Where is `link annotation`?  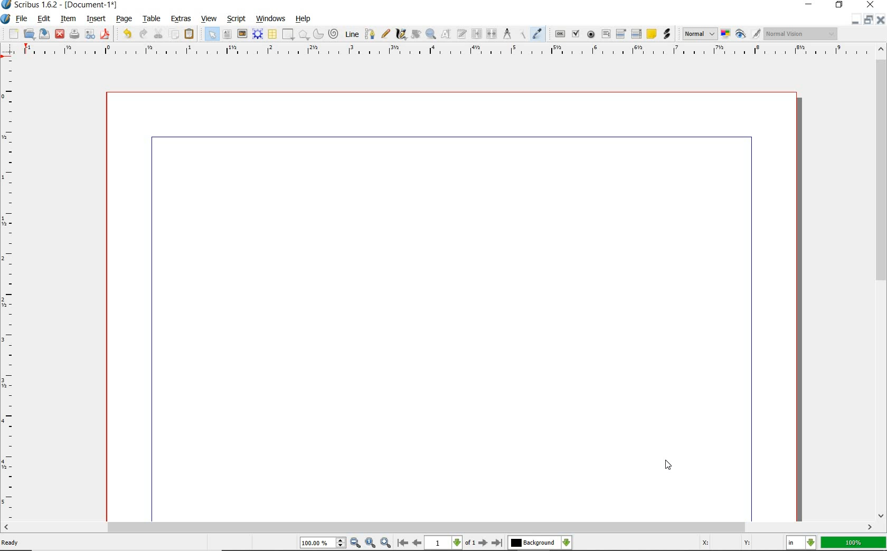 link annotation is located at coordinates (667, 33).